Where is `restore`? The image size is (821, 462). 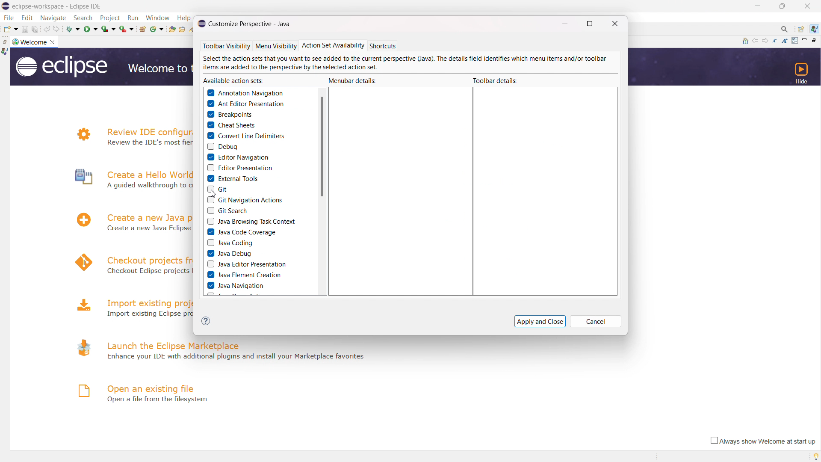 restore is located at coordinates (816, 40).